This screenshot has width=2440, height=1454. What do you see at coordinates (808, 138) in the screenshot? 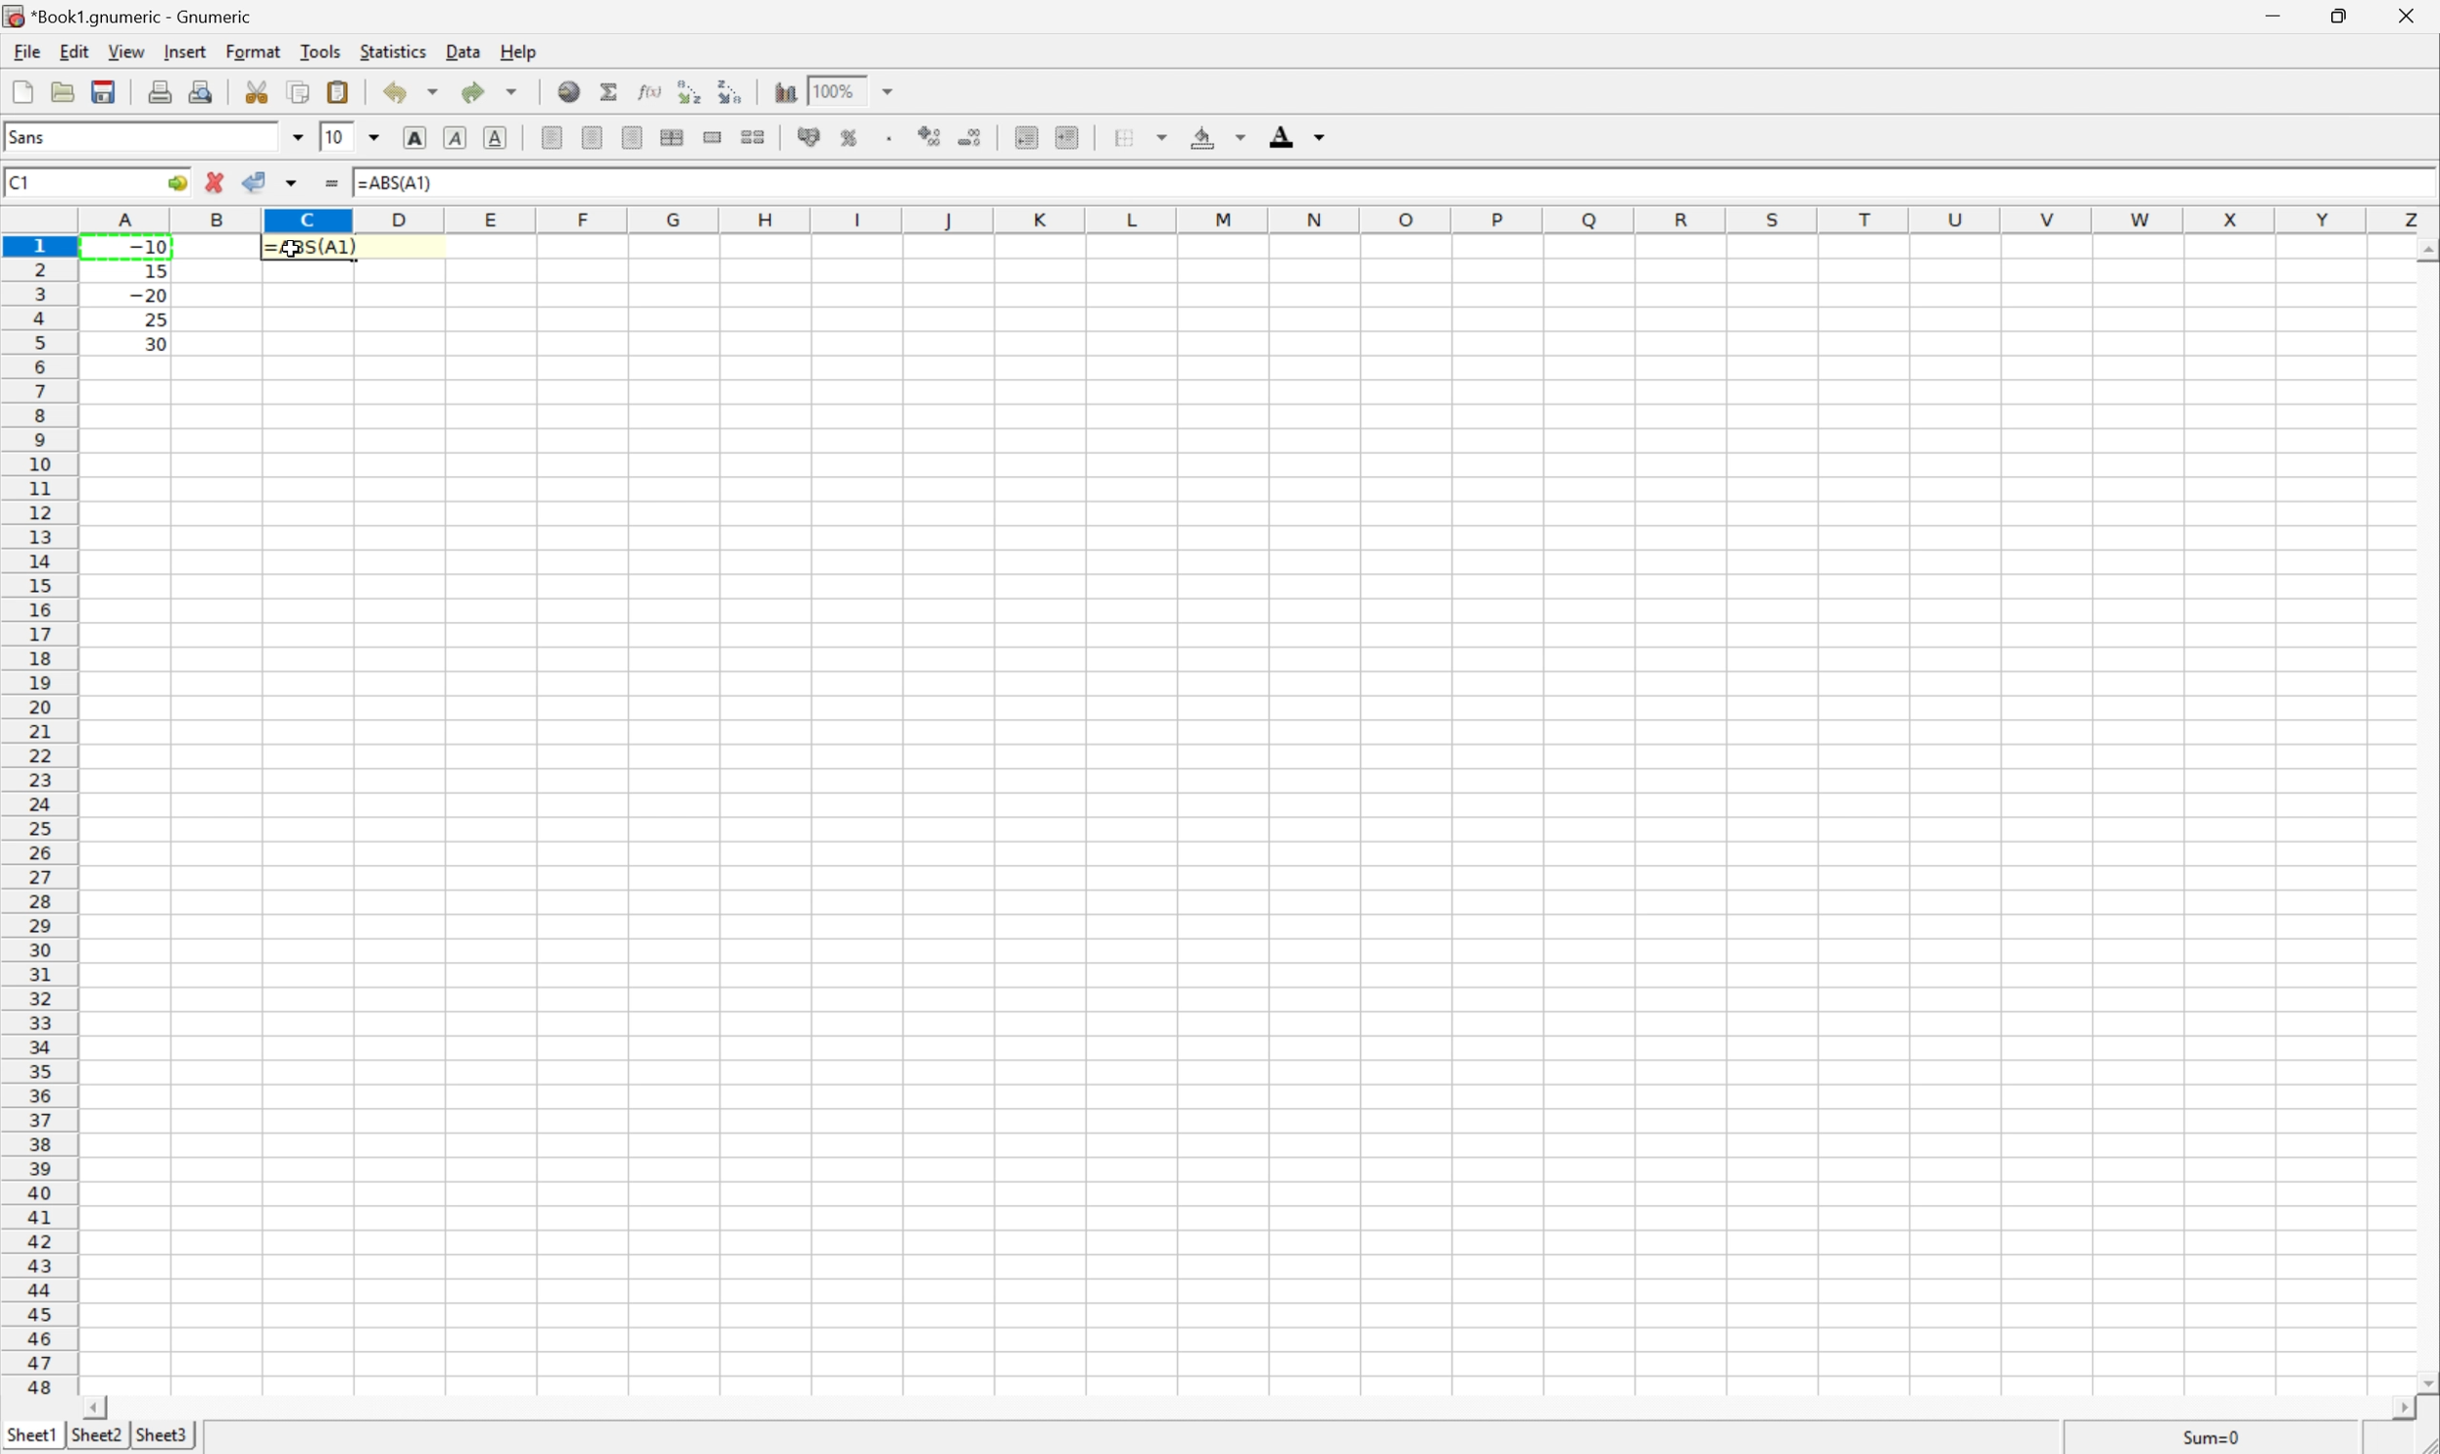
I see `Format the selection as accounting` at bounding box center [808, 138].